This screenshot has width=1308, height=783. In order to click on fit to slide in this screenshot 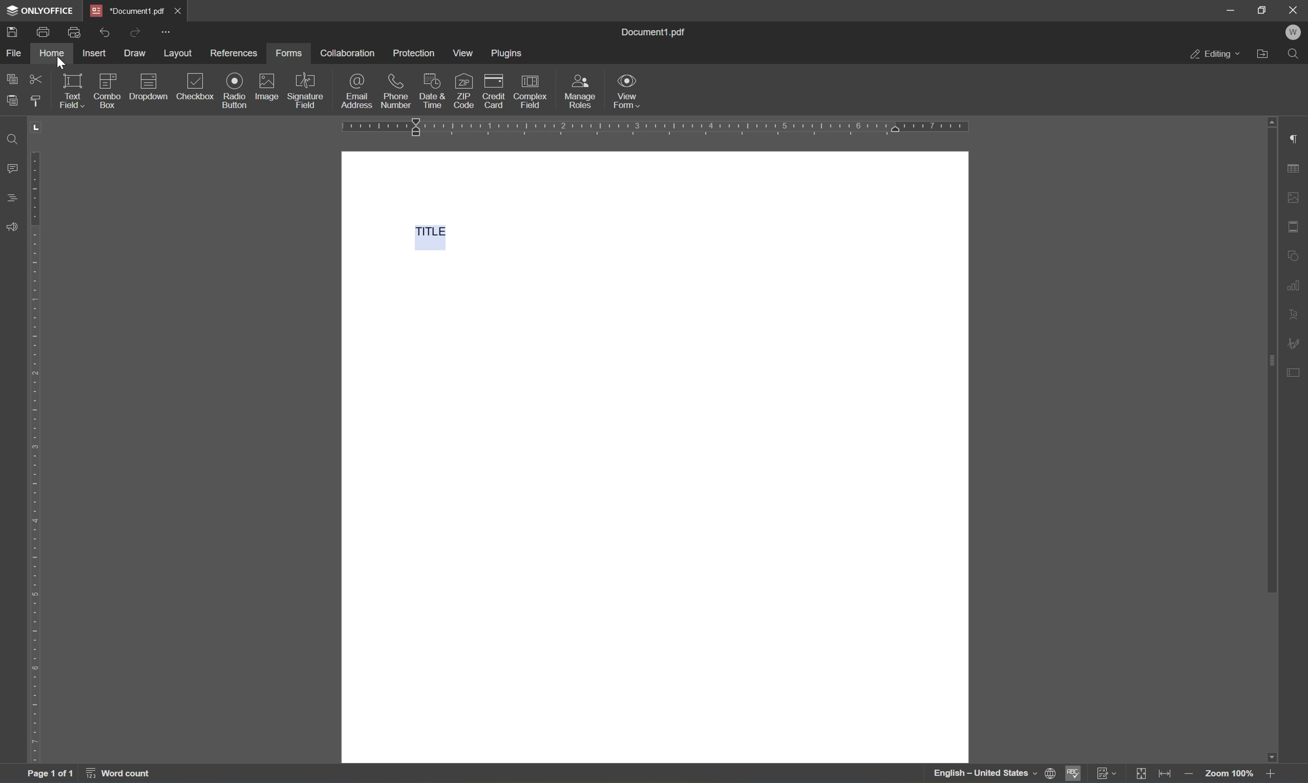, I will do `click(1142, 775)`.